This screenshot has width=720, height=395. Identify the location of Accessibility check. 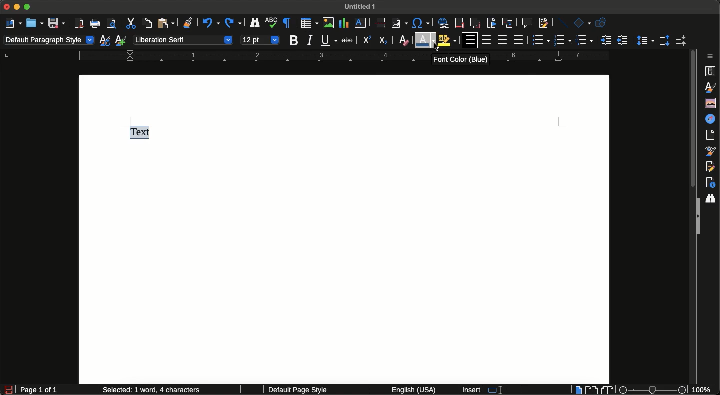
(710, 182).